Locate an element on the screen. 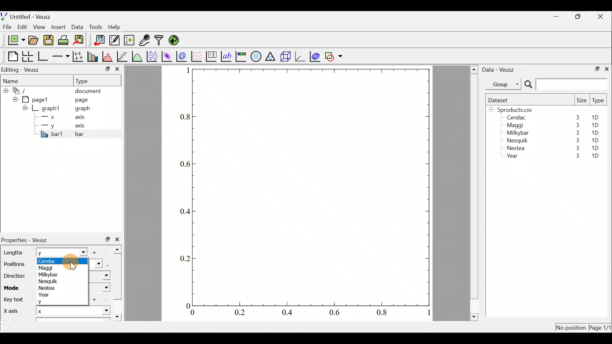 Image resolution: width=612 pixels, height=344 pixels. hide is located at coordinates (5, 90).